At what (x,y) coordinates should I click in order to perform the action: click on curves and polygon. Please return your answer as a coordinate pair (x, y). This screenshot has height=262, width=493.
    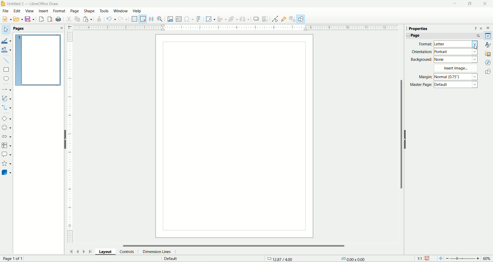
    Looking at the image, I should click on (7, 98).